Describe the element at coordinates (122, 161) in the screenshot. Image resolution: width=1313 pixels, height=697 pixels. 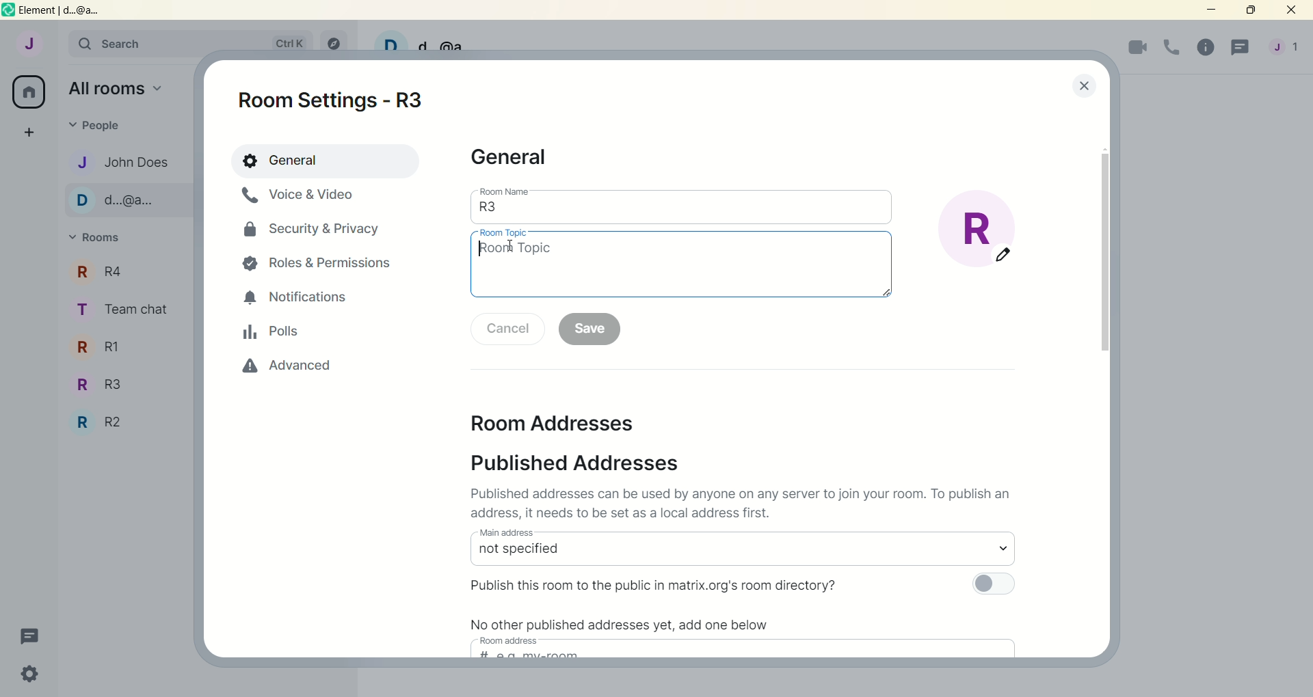
I see `john does` at that location.